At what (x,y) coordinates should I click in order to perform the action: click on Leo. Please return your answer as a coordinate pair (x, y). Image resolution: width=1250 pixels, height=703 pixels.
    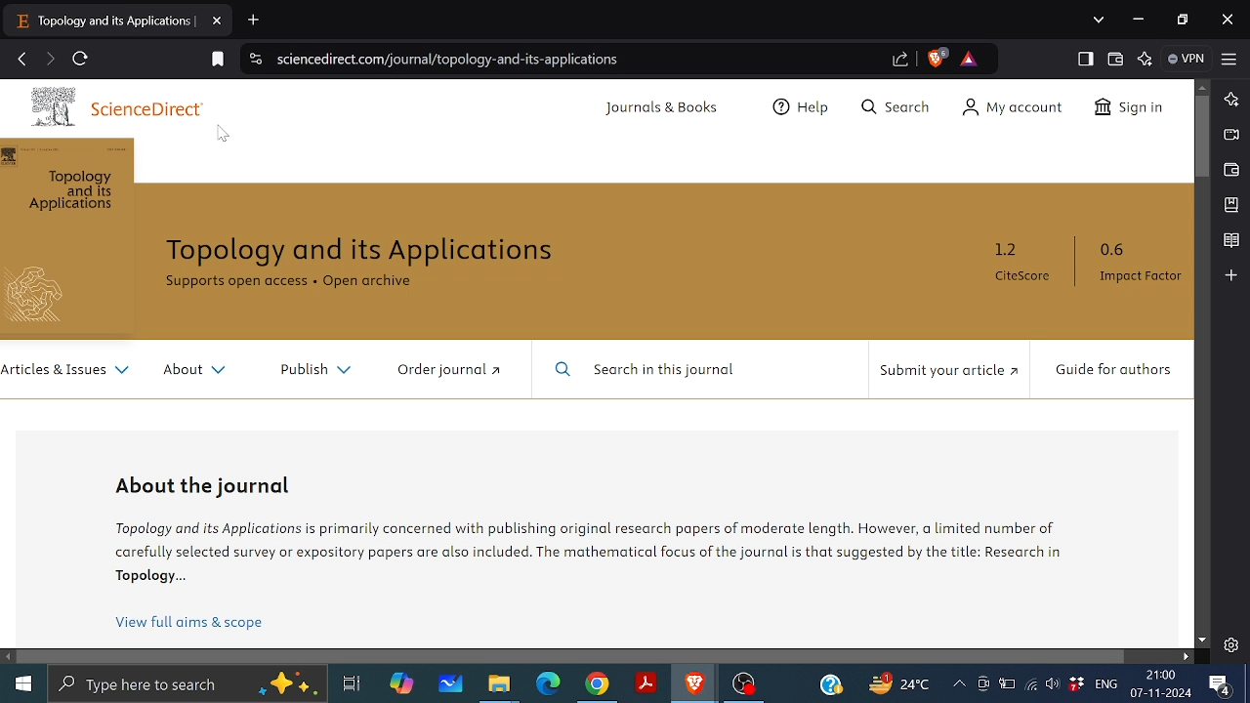
    Looking at the image, I should click on (1230, 100).